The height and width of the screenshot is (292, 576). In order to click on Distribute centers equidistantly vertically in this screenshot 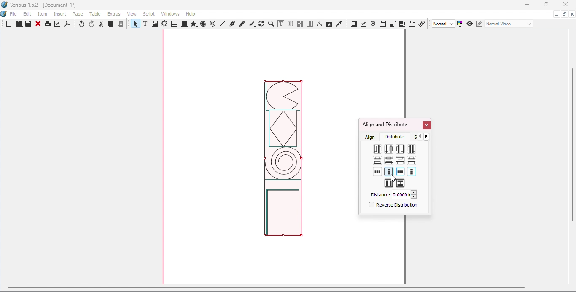, I will do `click(388, 161)`.